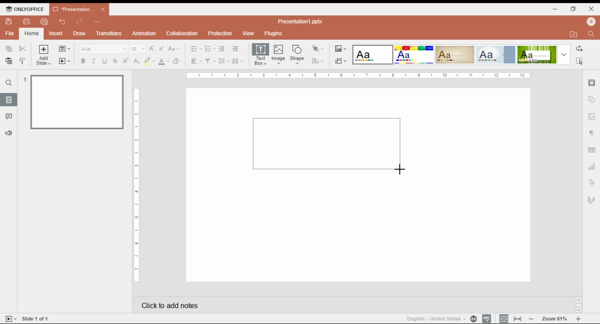  I want to click on slide size, so click(341, 61).